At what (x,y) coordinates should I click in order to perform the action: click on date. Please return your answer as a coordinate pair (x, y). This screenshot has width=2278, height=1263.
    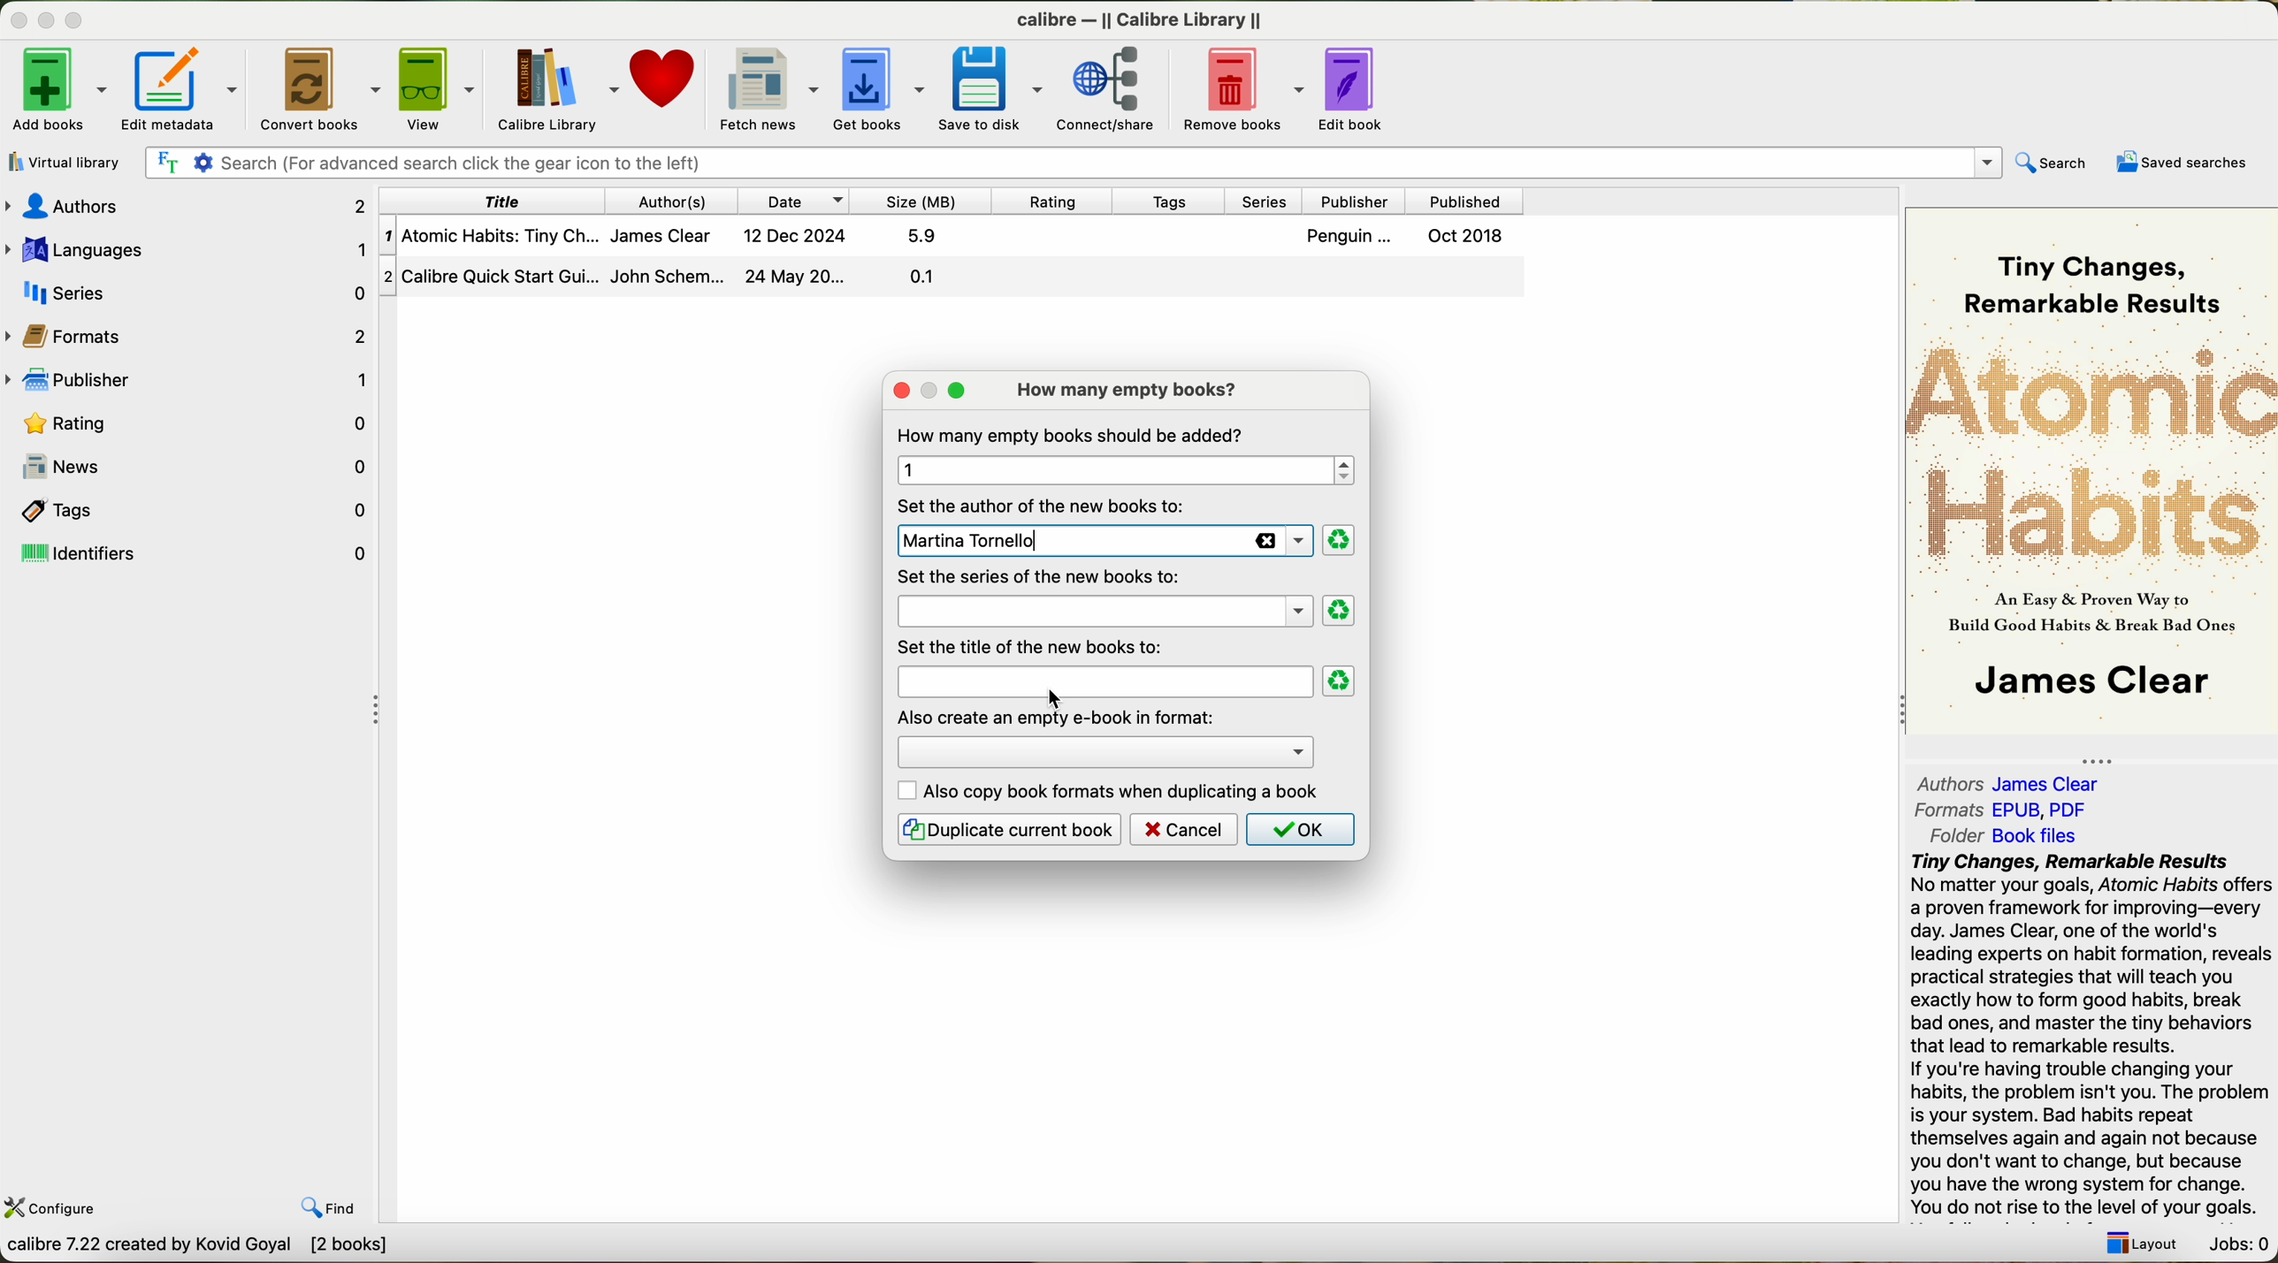
    Looking at the image, I should click on (797, 201).